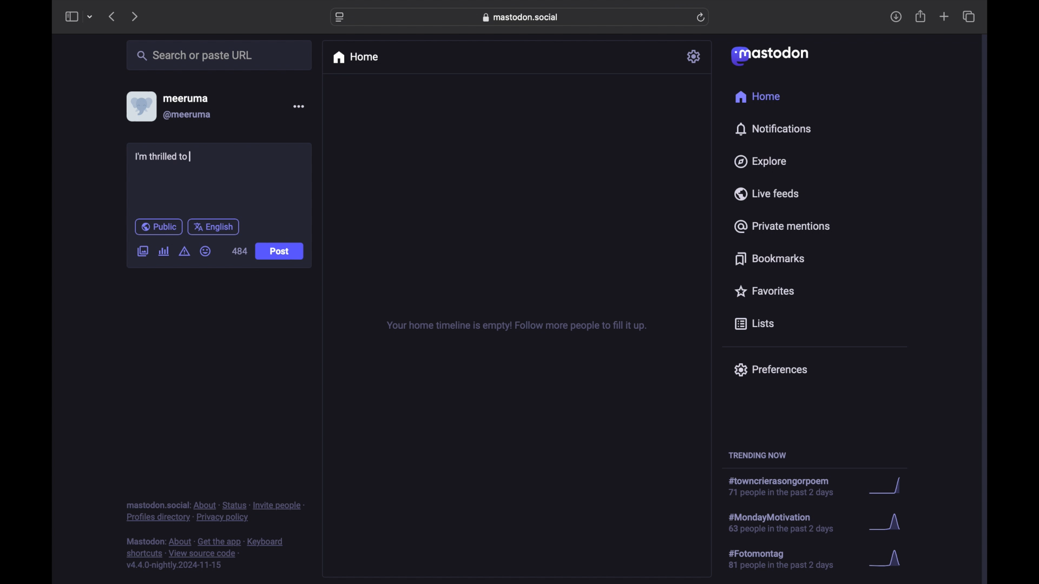 This screenshot has height=584, width=1039. I want to click on footnote, so click(215, 512).